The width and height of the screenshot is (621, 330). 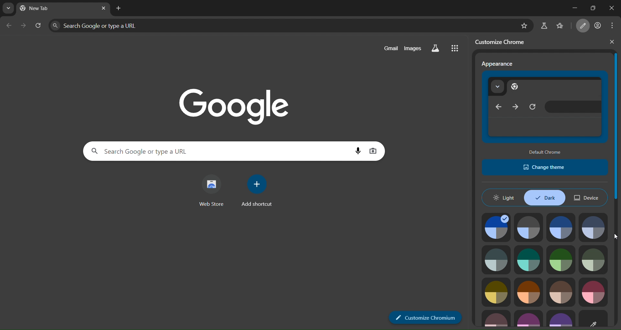 What do you see at coordinates (564, 25) in the screenshot?
I see `bookmarks` at bounding box center [564, 25].